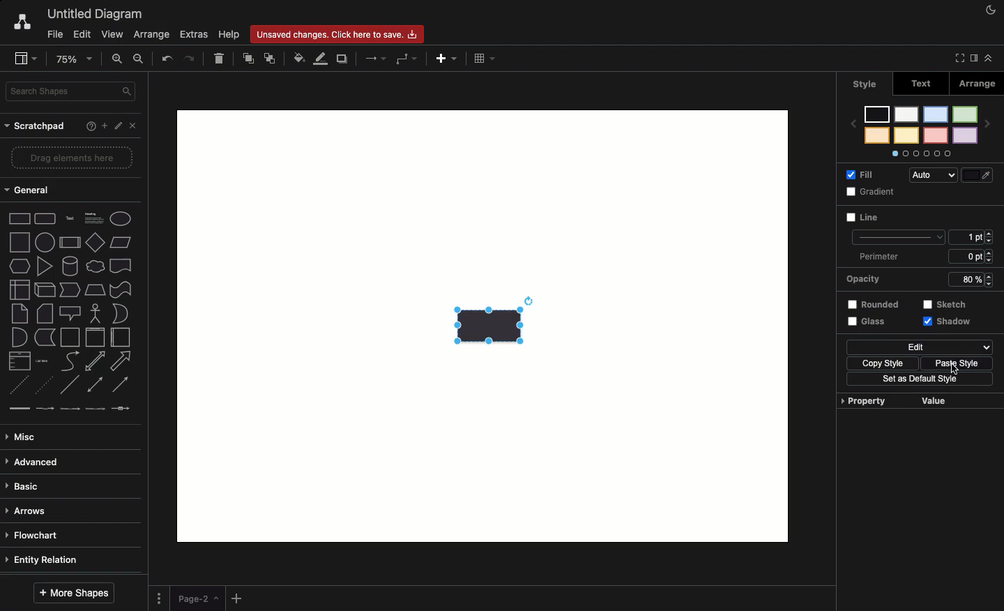  I want to click on Parallelogram, so click(119, 241).